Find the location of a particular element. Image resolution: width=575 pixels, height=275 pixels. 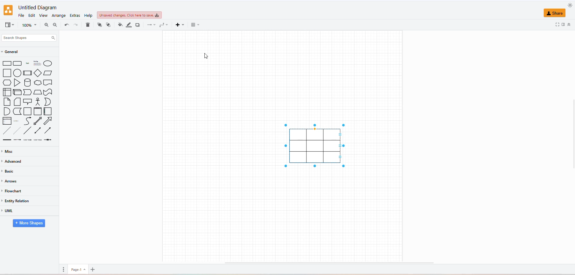

advanced is located at coordinates (13, 162).